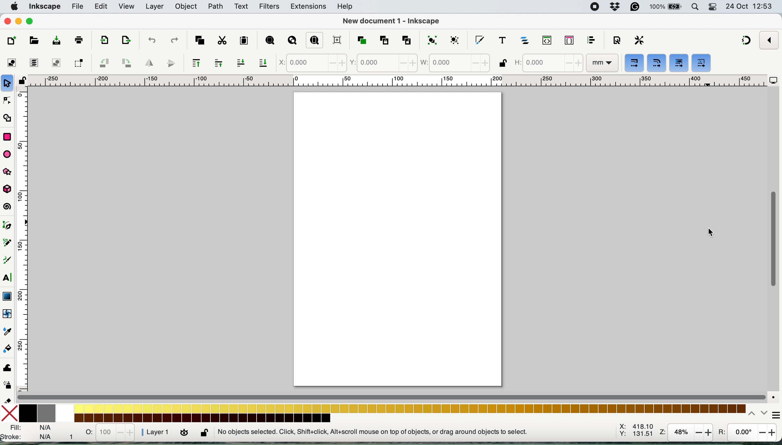 The height and width of the screenshot is (445, 782). I want to click on group, so click(431, 39).